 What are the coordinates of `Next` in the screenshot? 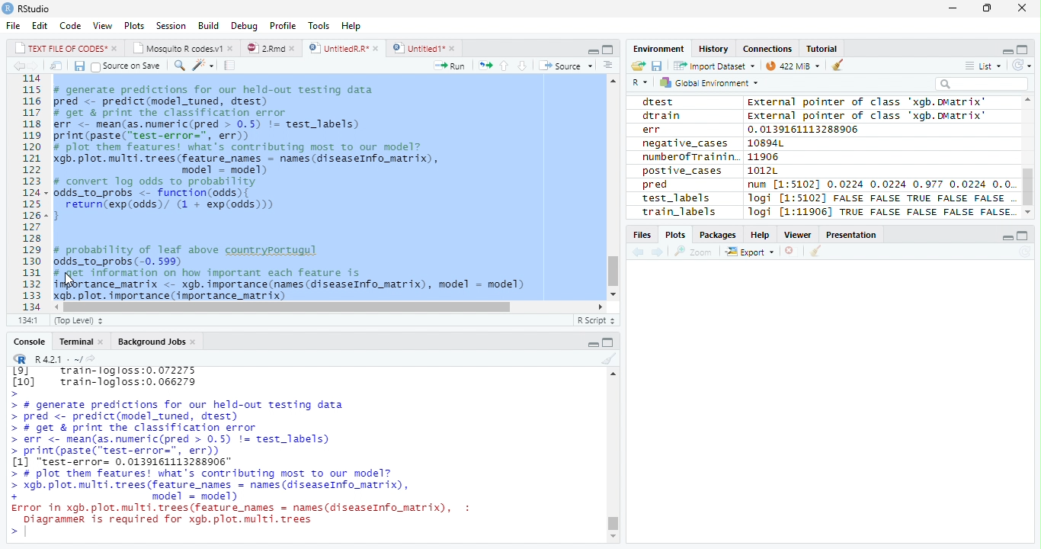 It's located at (657, 252).